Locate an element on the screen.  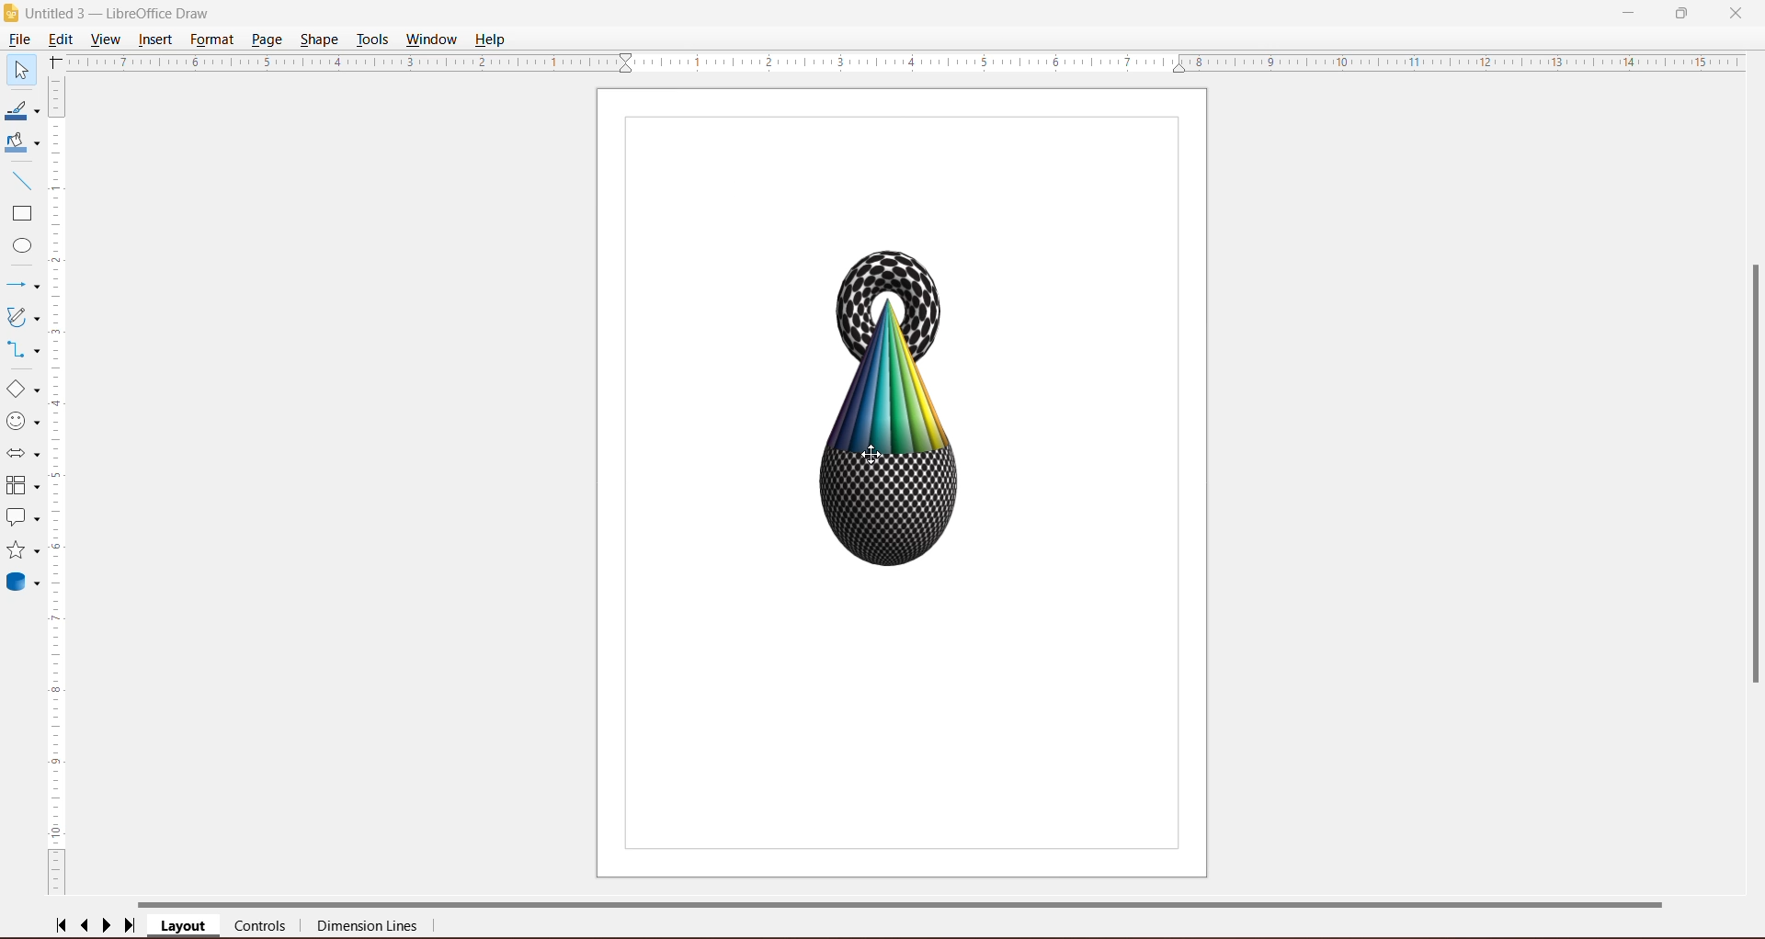
Curves and Polygons is located at coordinates (23, 317).